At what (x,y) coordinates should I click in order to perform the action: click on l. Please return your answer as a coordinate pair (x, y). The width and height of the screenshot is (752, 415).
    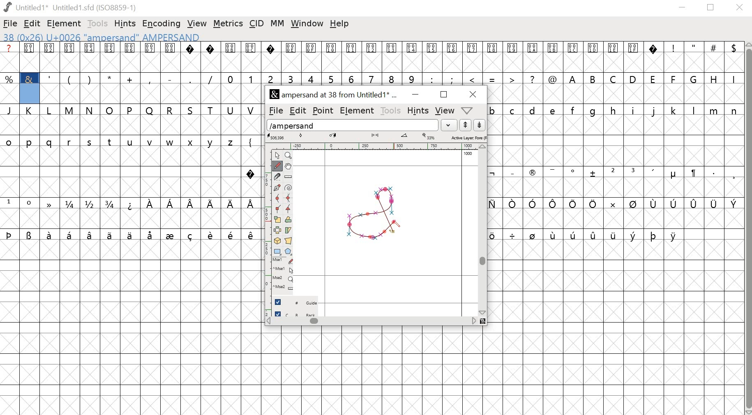
    Looking at the image, I should click on (694, 110).